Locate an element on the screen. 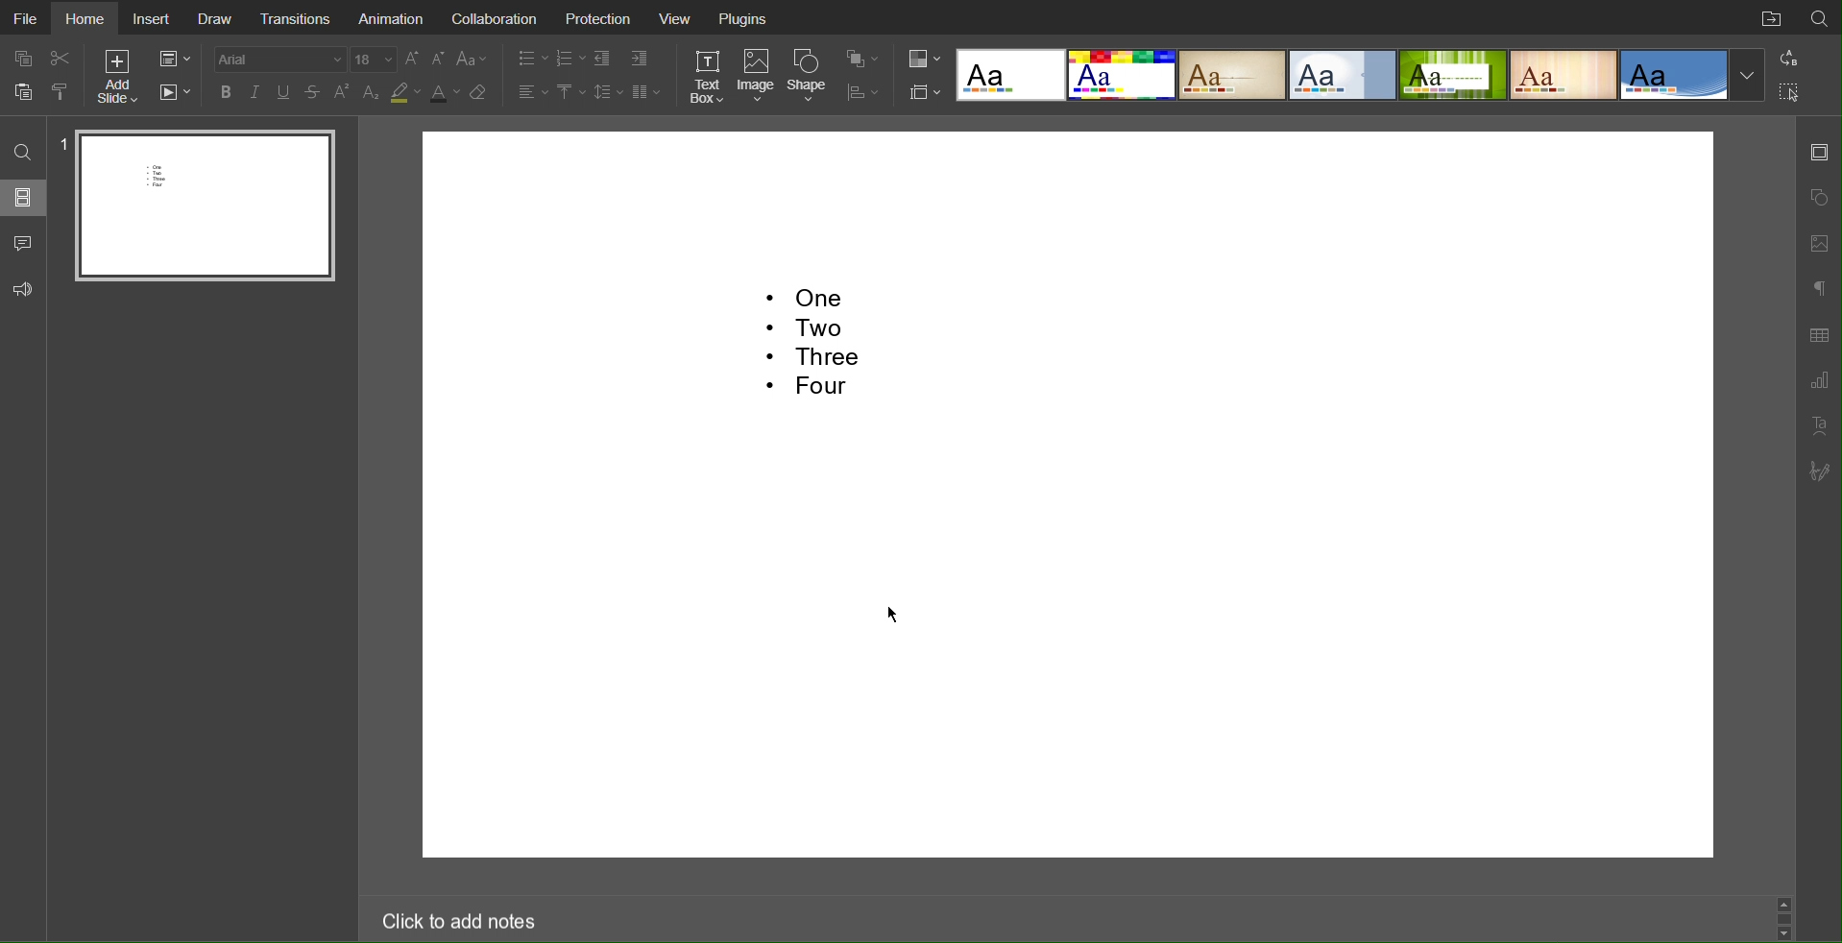 The width and height of the screenshot is (1842, 943). Add Slide is located at coordinates (121, 77).